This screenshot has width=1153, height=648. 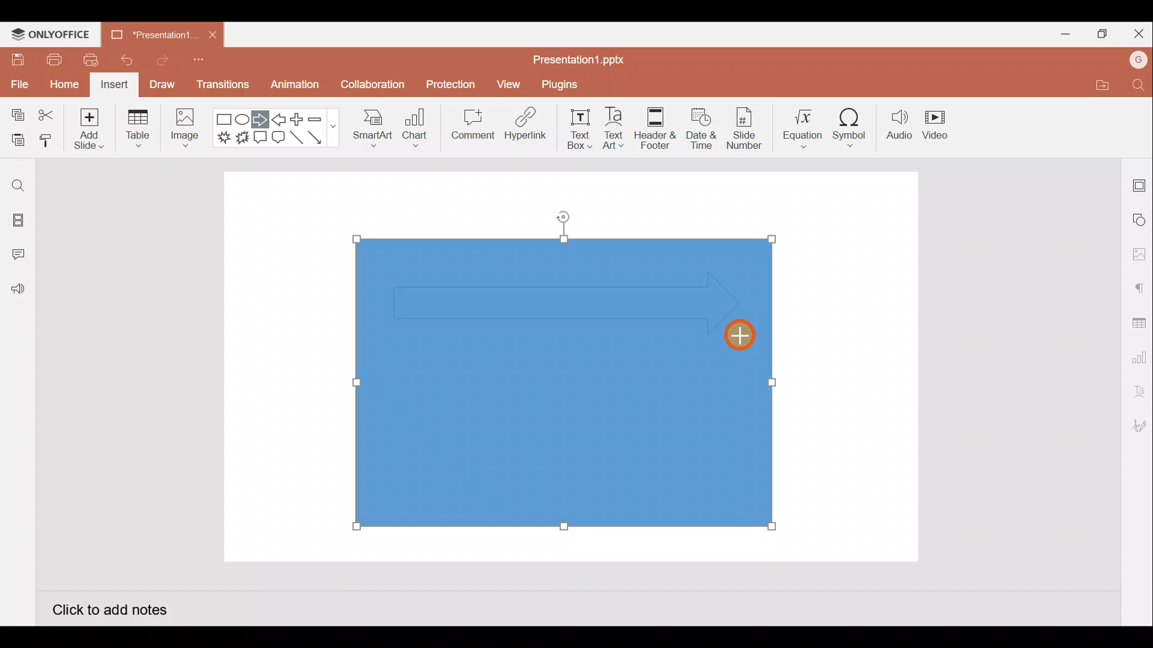 I want to click on Table, so click(x=139, y=130).